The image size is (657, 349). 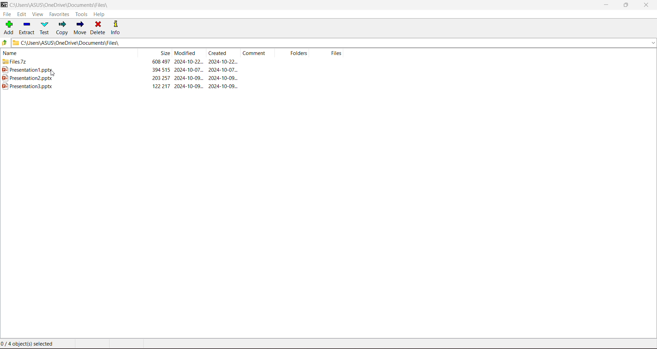 What do you see at coordinates (161, 78) in the screenshot?
I see `203 257` at bounding box center [161, 78].